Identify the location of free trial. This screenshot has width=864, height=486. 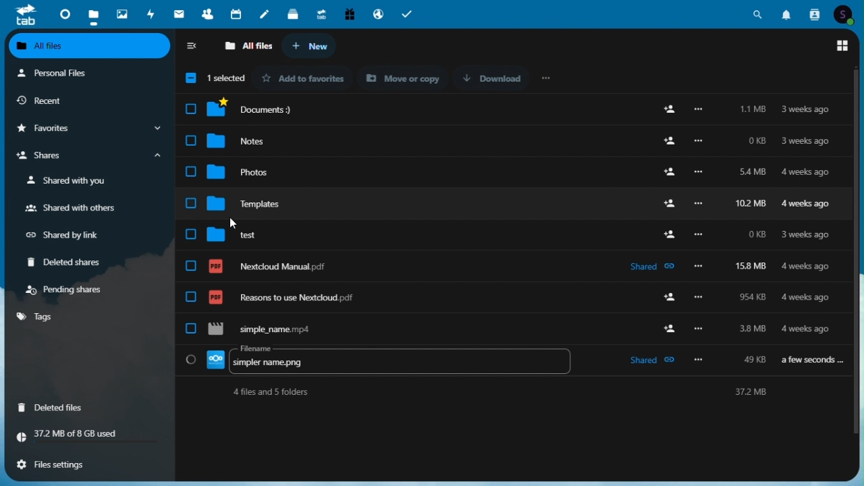
(348, 13).